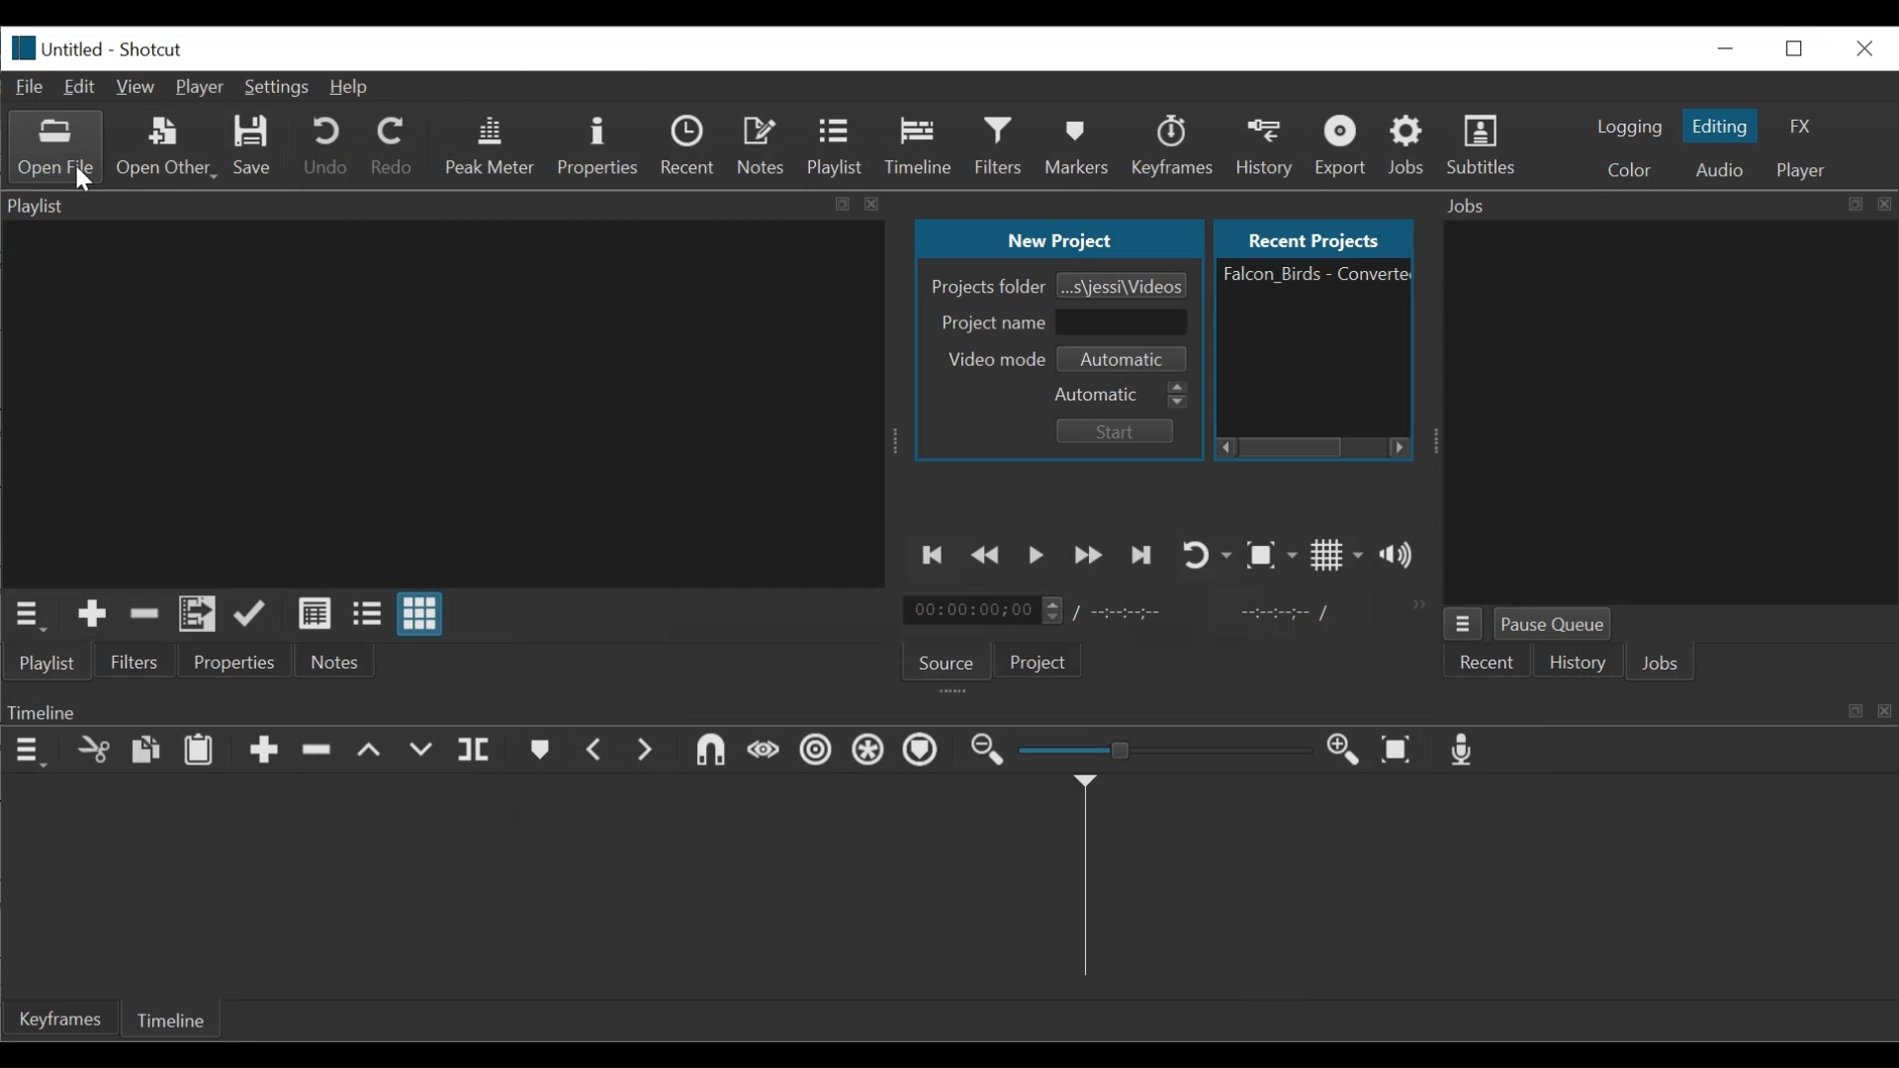 This screenshot has height=1068, width=1899. Describe the element at coordinates (93, 752) in the screenshot. I see `Cut` at that location.